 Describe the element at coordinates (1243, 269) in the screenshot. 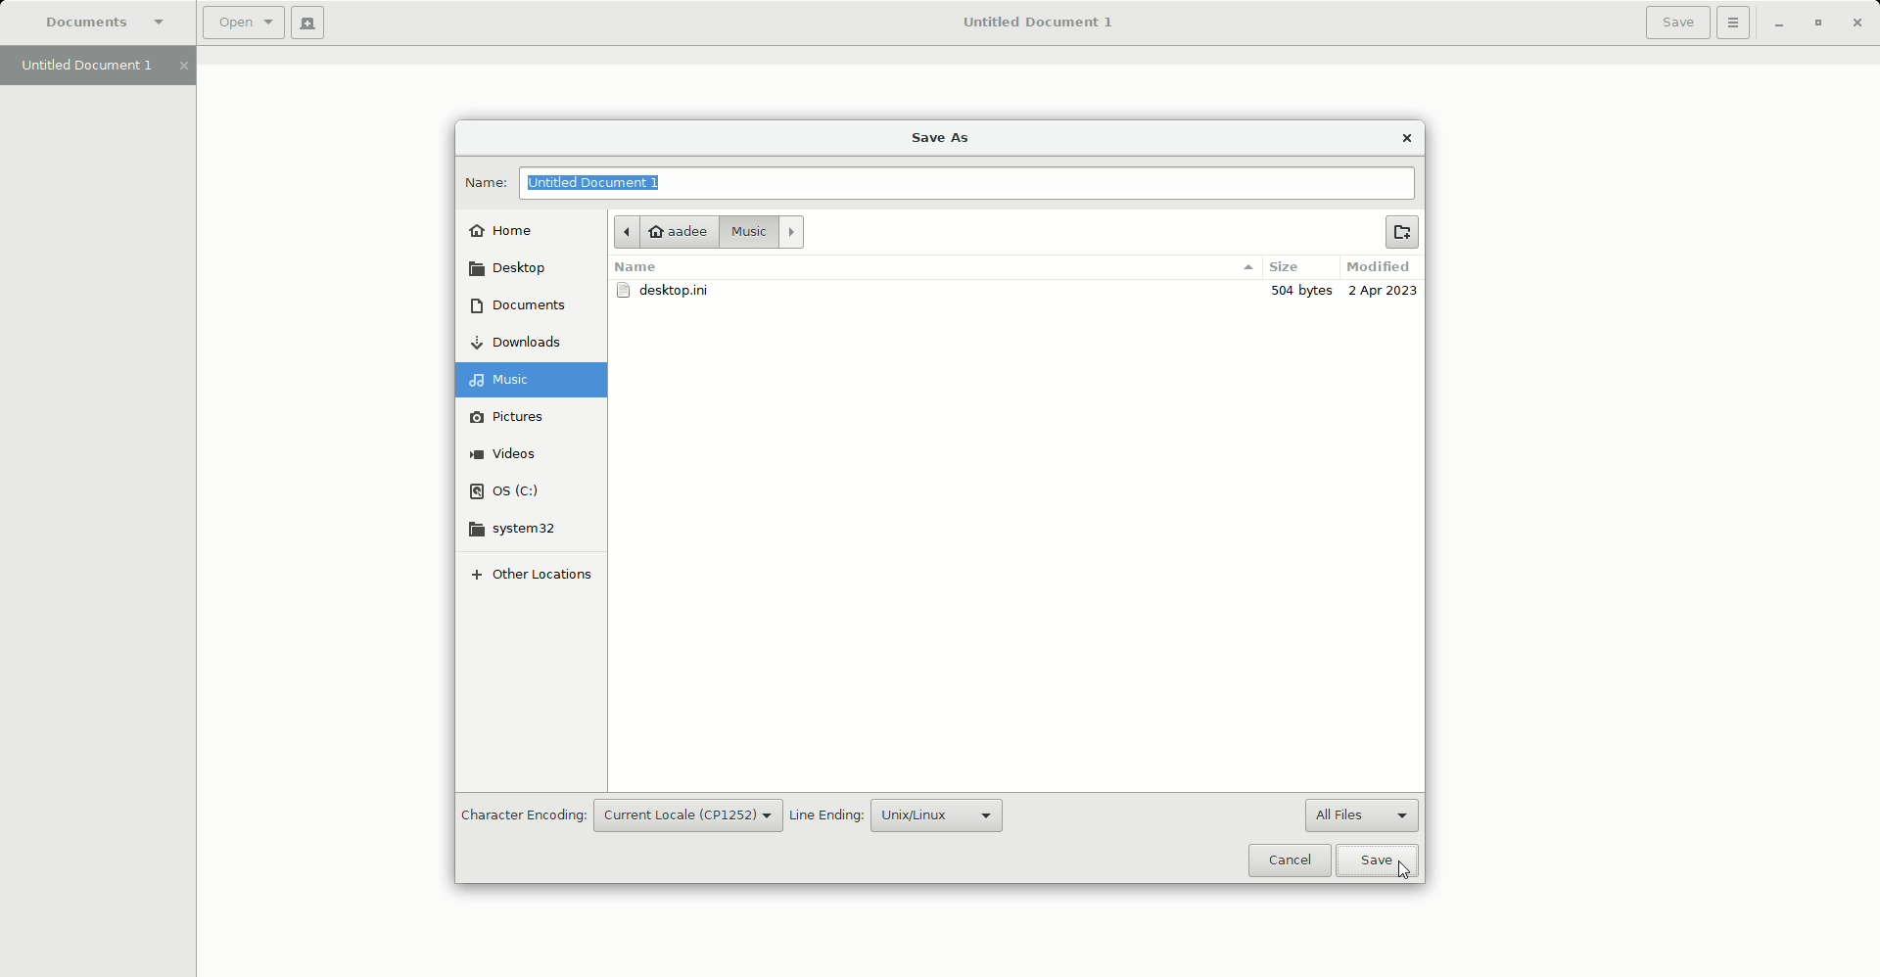

I see `options` at that location.